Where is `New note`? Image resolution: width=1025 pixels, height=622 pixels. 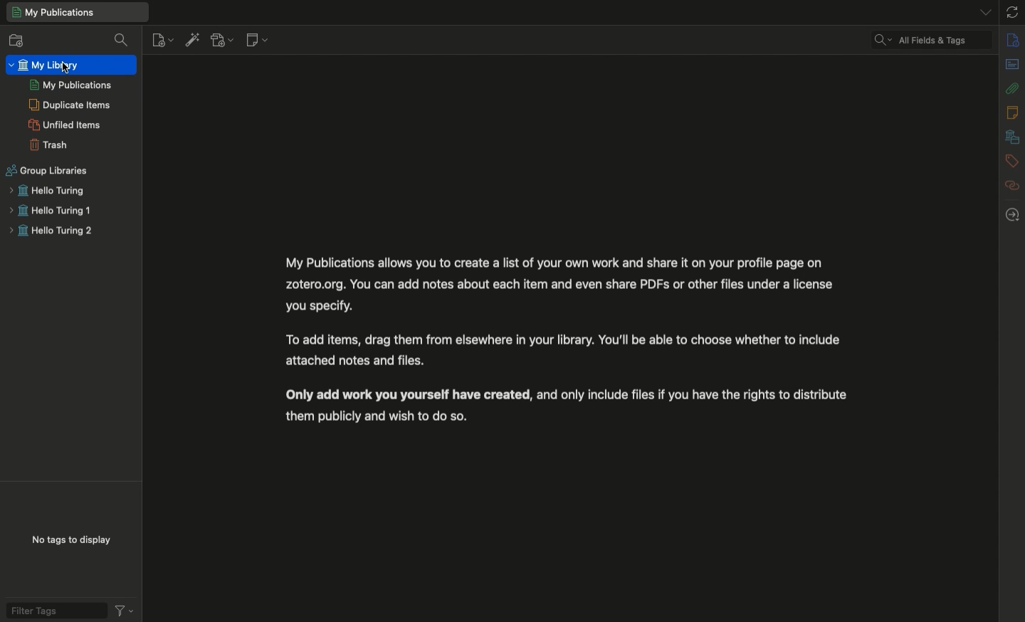 New note is located at coordinates (256, 41).